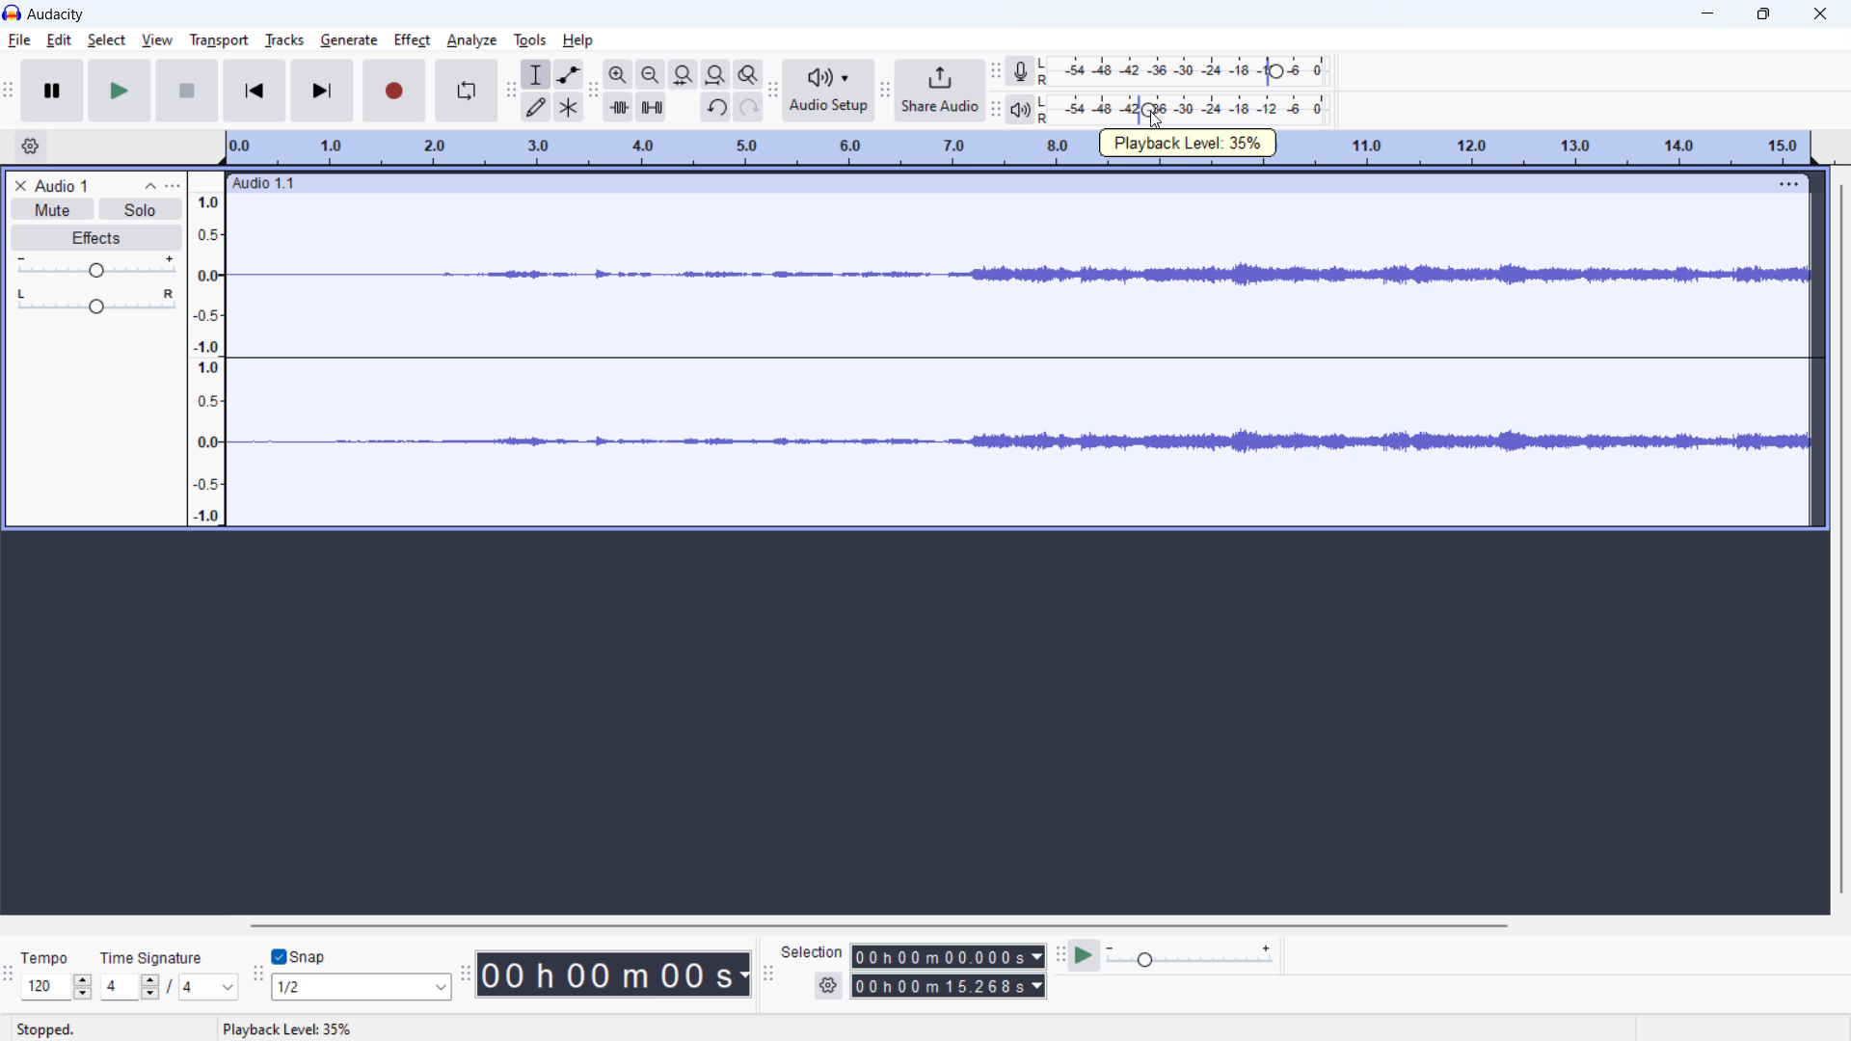  Describe the element at coordinates (829, 92) in the screenshot. I see `audio setup` at that location.